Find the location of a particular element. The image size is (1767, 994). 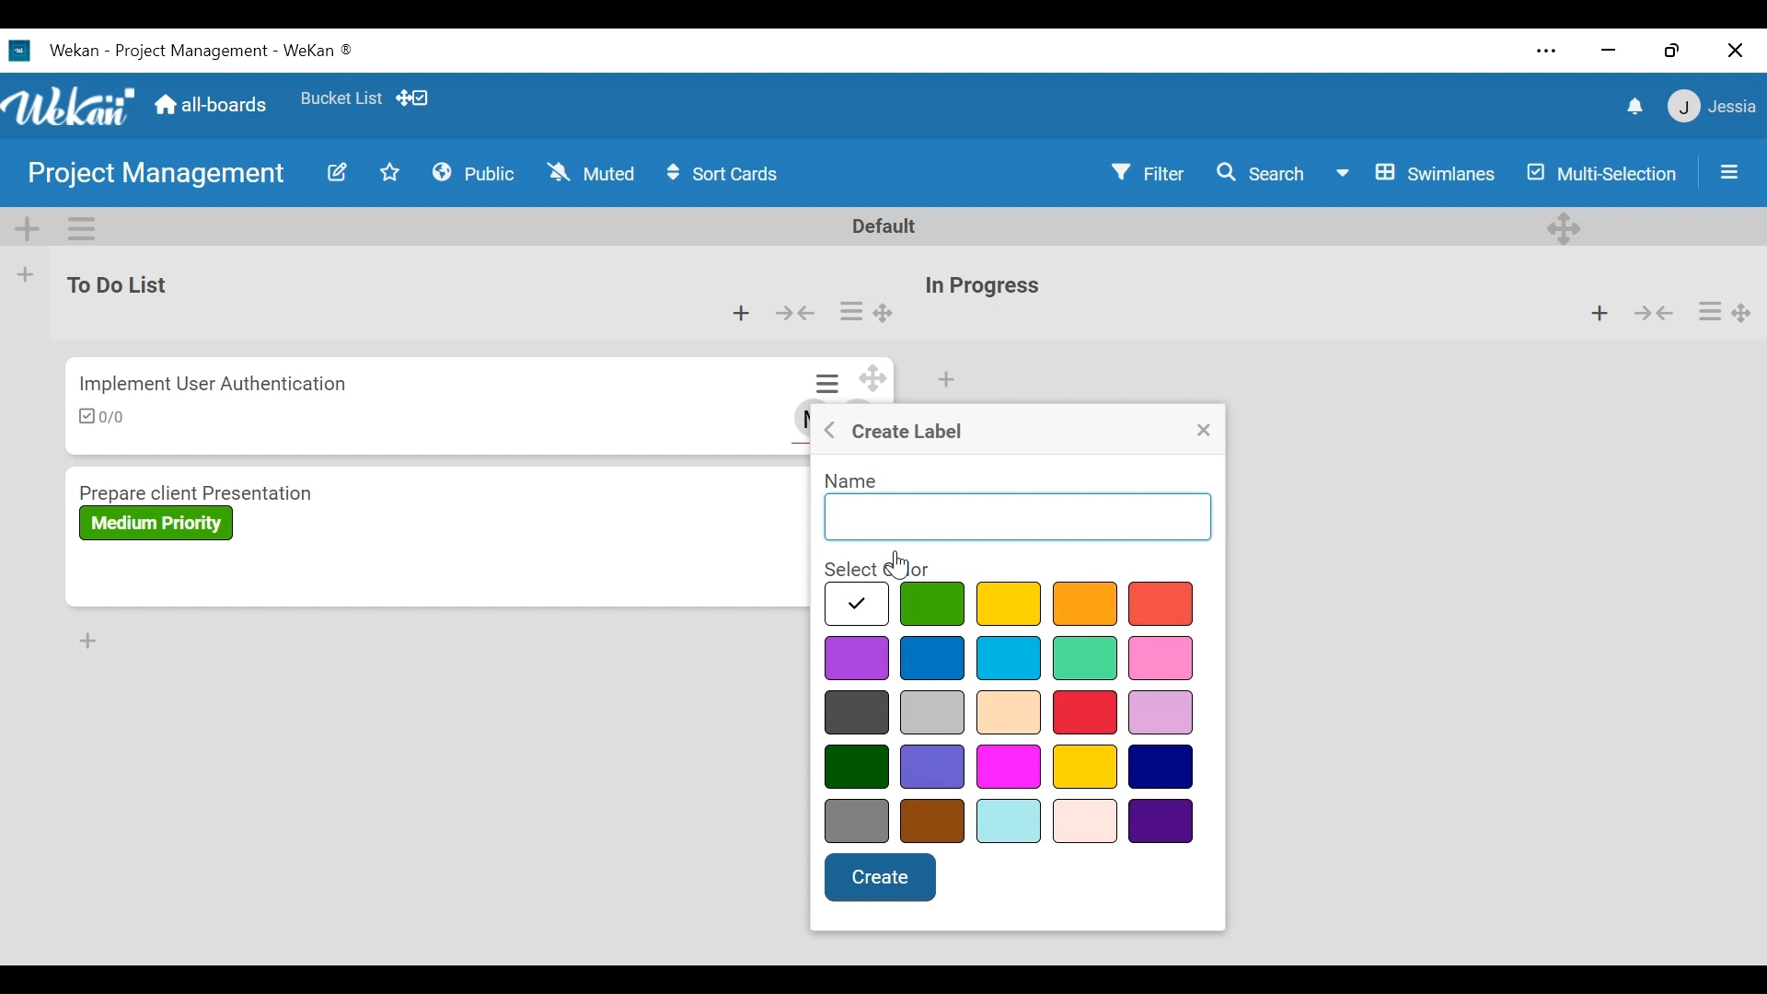

Card actions is located at coordinates (831, 385).